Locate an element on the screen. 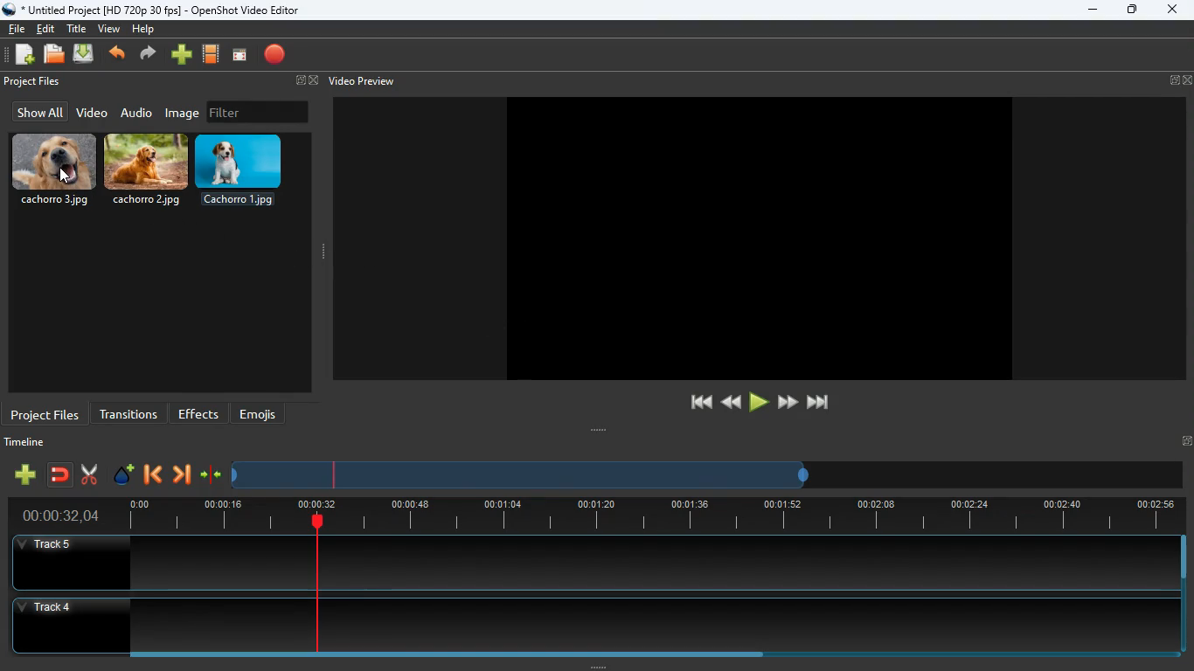 Image resolution: width=1194 pixels, height=671 pixels. film is located at coordinates (212, 55).